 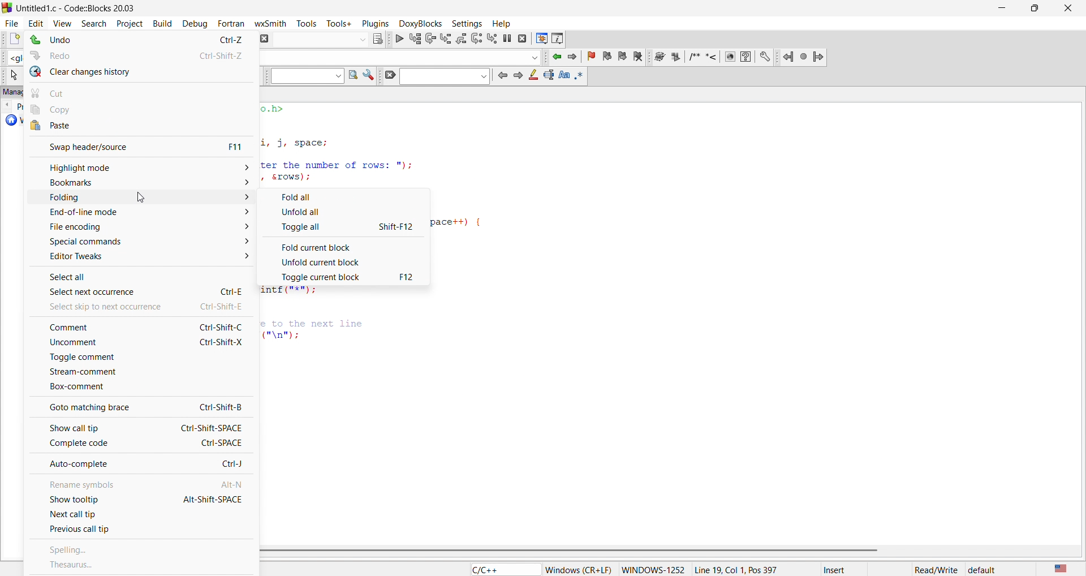 I want to click on wxsmith, so click(x=273, y=22).